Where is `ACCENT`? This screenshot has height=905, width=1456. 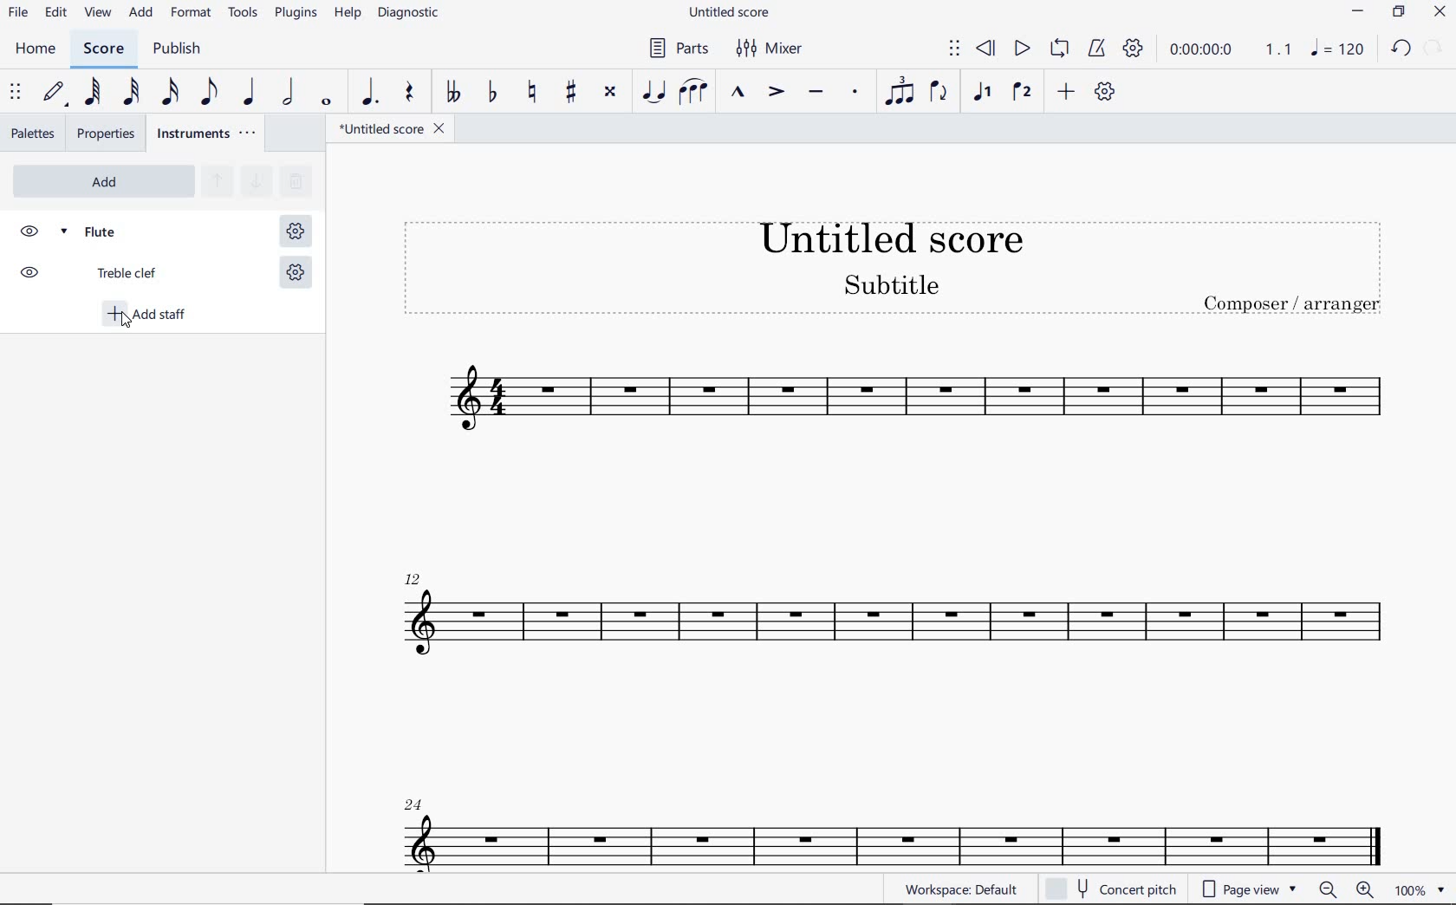
ACCENT is located at coordinates (775, 93).